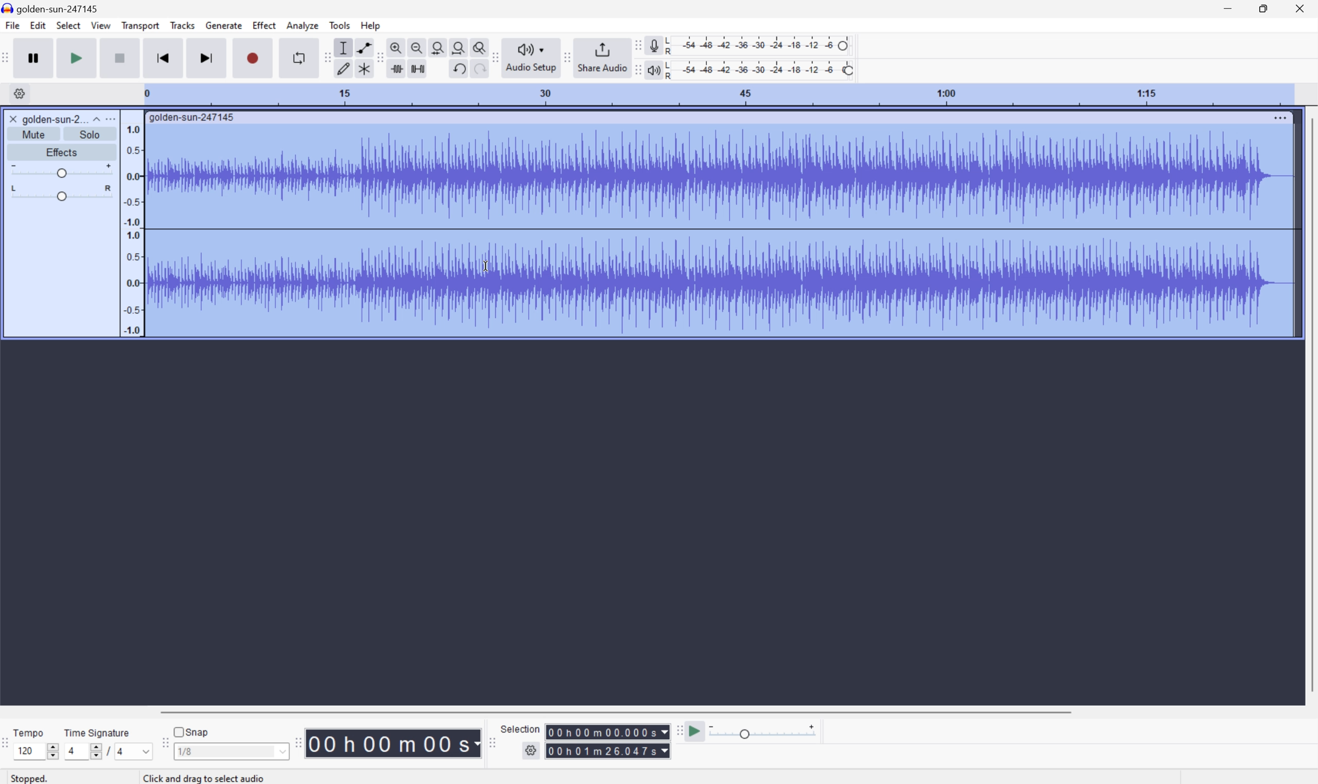 This screenshot has width=1318, height=784. I want to click on Tools, so click(339, 25).